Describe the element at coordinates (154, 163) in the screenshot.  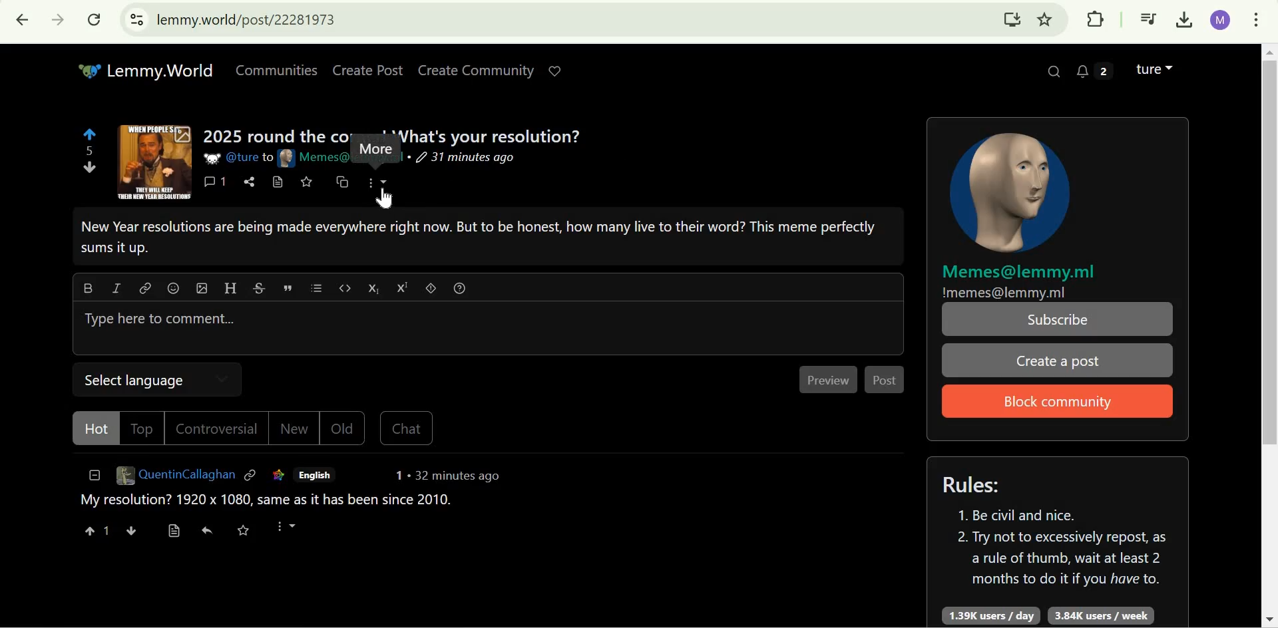
I see `expand here` at that location.